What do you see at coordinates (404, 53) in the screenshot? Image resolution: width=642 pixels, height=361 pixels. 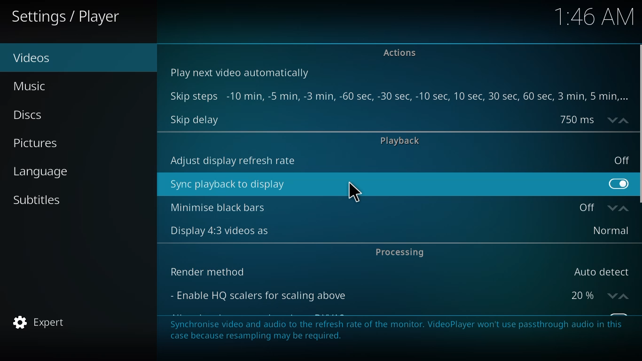 I see `actions` at bounding box center [404, 53].